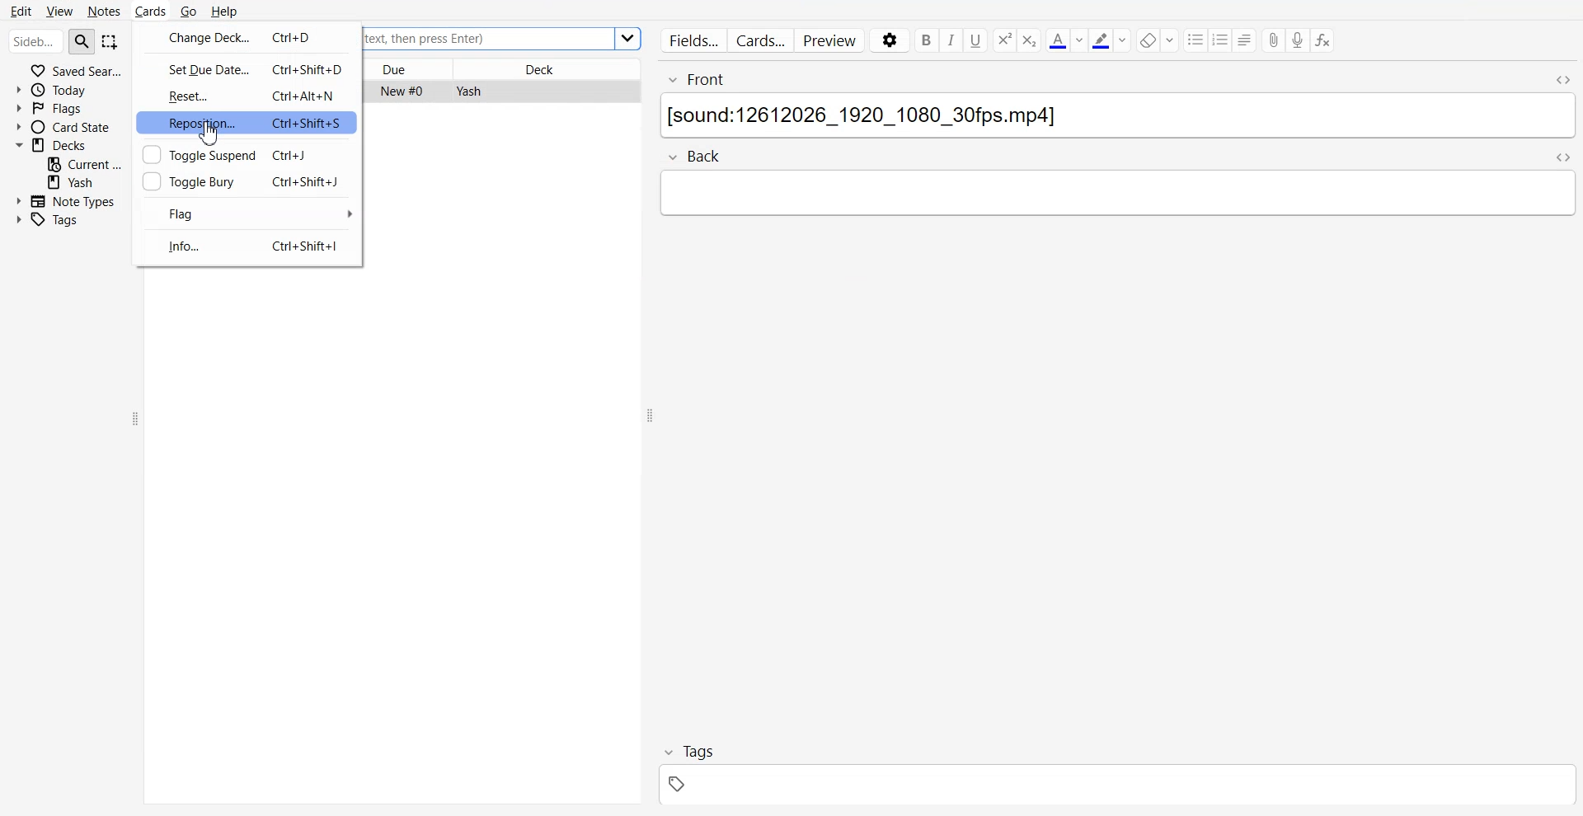 The height and width of the screenshot is (816, 1583). I want to click on Search, so click(82, 40).